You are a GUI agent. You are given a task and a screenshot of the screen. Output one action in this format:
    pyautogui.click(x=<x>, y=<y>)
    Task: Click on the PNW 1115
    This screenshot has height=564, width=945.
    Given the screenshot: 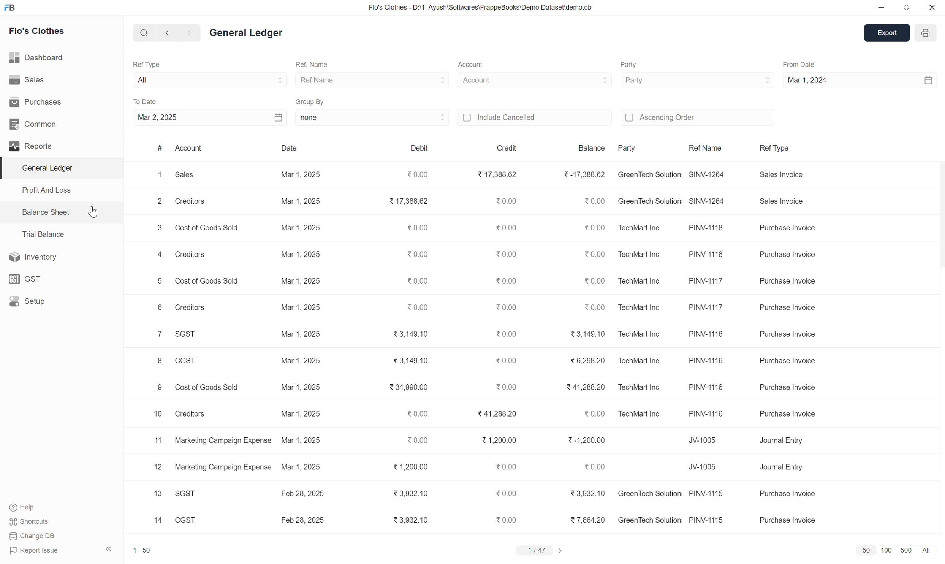 What is the action you would take?
    pyautogui.click(x=708, y=520)
    